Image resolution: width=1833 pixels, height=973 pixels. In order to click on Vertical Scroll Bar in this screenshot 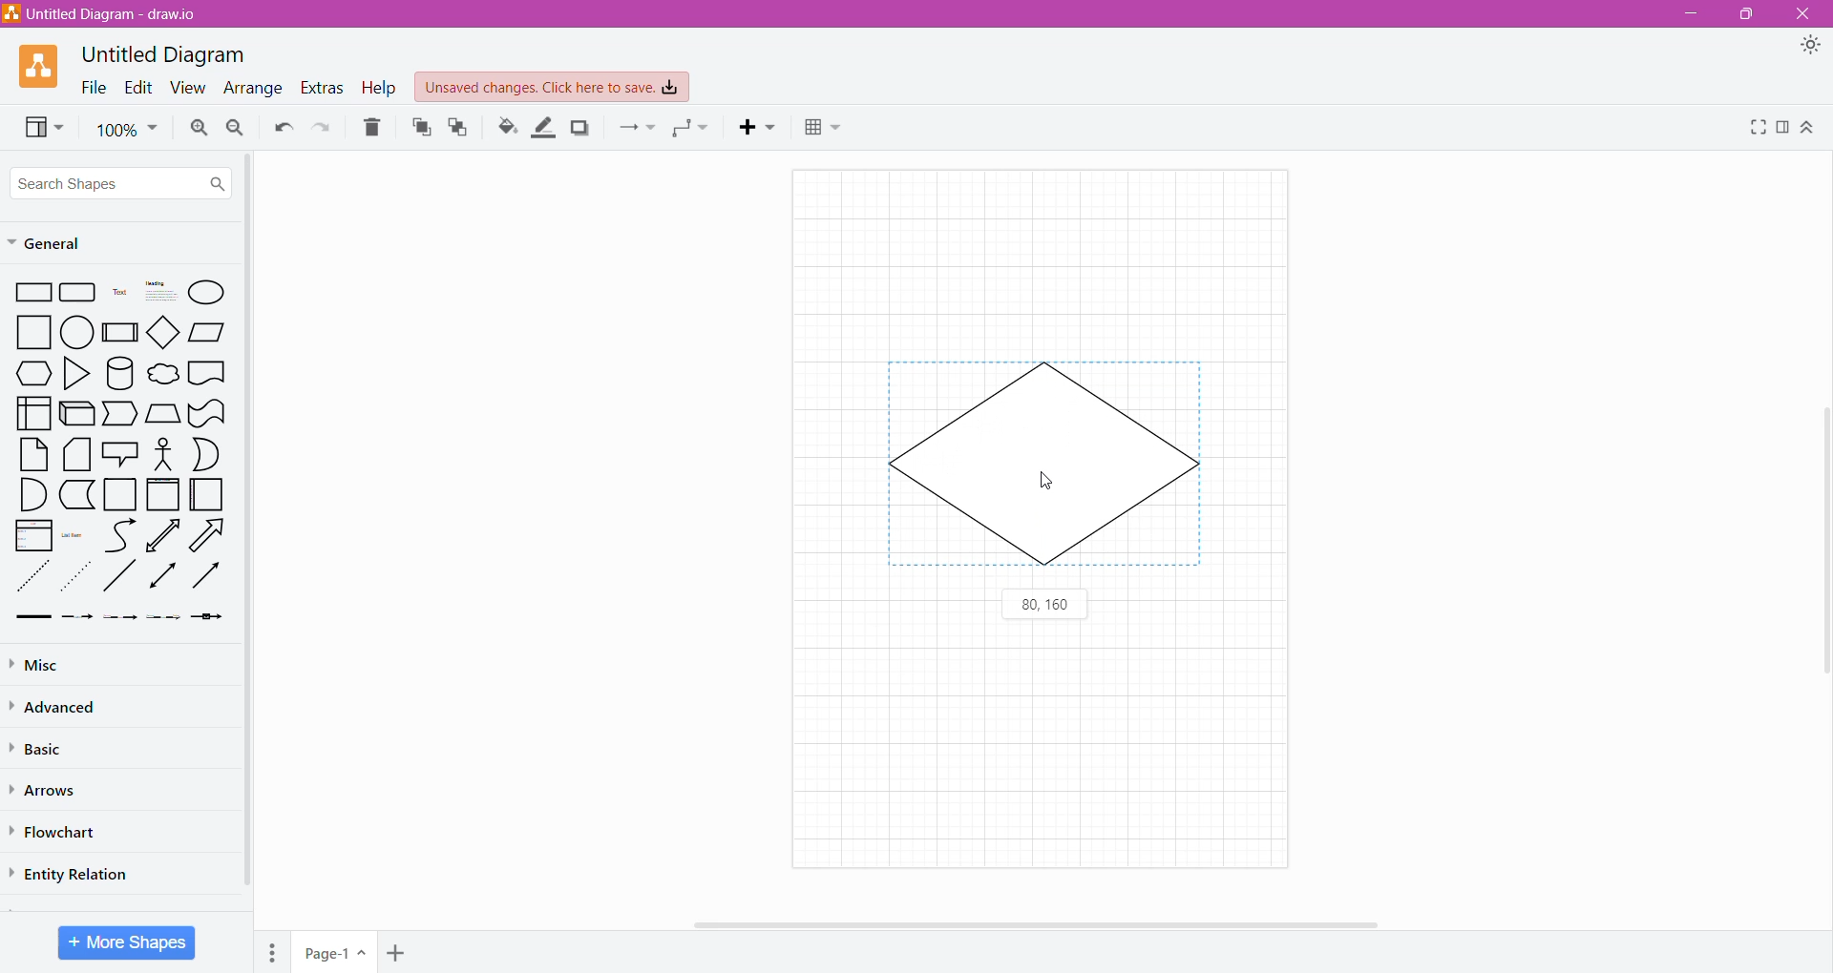, I will do `click(1821, 532)`.